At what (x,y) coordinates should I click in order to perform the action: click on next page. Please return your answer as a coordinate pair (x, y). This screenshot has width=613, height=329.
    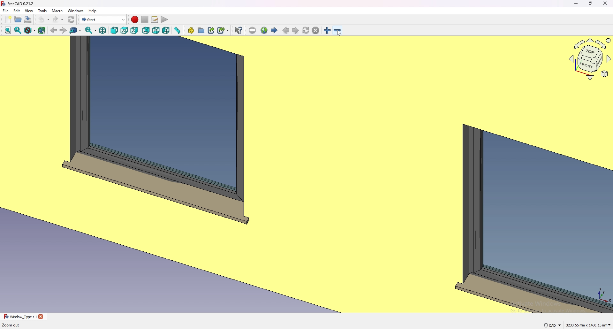
    Looking at the image, I should click on (296, 31).